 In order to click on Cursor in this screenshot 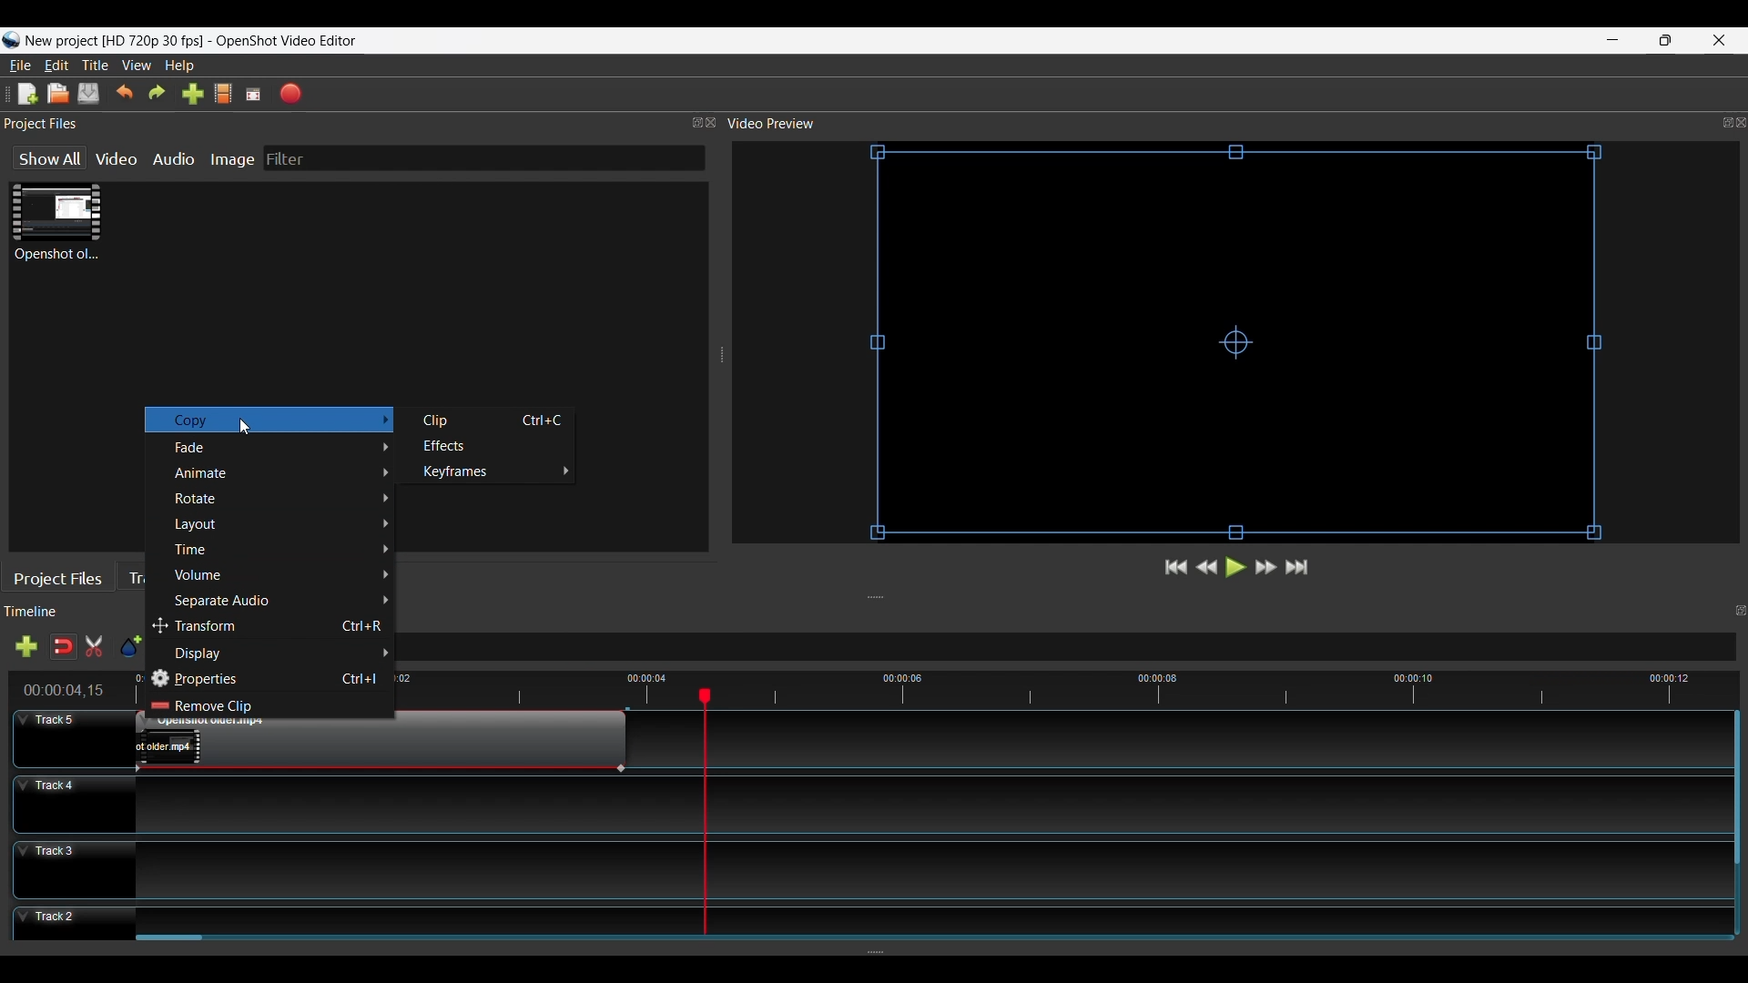, I will do `click(249, 429)`.